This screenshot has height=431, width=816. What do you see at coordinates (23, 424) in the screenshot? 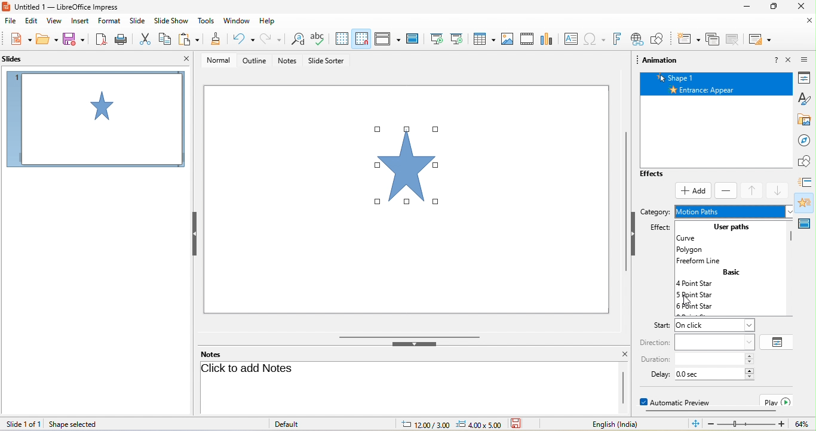
I see `slide 1 of 1` at bounding box center [23, 424].